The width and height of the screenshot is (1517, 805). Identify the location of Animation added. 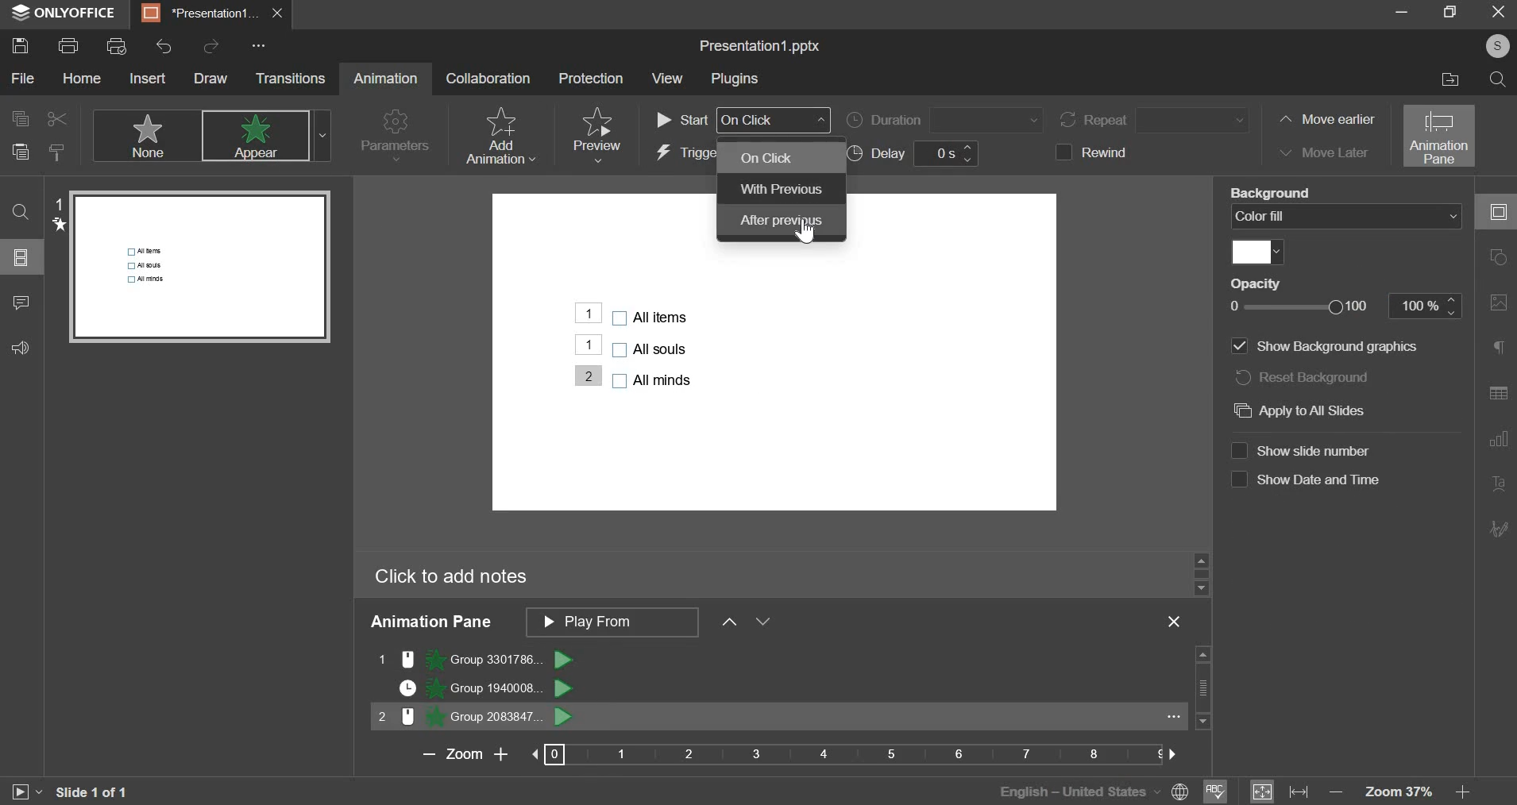
(589, 376).